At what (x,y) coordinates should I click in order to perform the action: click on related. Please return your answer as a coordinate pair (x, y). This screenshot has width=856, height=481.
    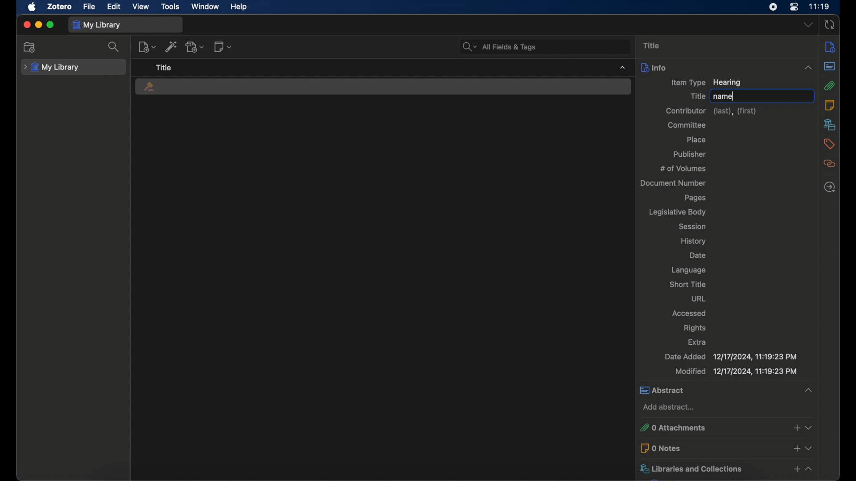
    Looking at the image, I should click on (829, 163).